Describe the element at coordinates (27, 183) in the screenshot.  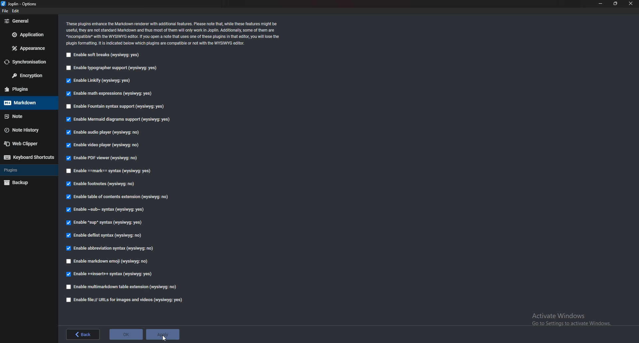
I see `backup` at that location.